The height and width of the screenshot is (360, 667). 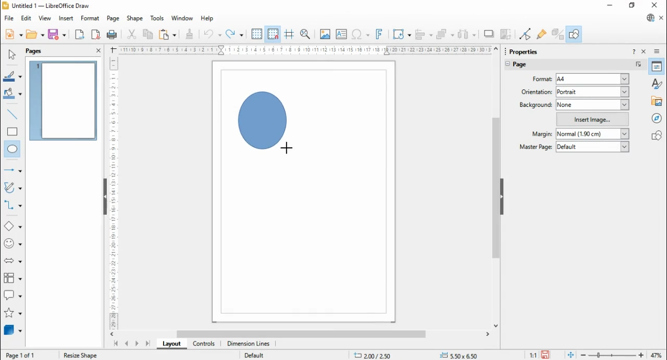 I want to click on pages panel, so click(x=41, y=51).